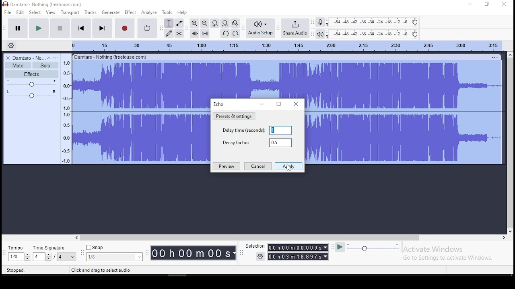 The height and width of the screenshot is (289, 515). What do you see at coordinates (19, 28) in the screenshot?
I see `pause` at bounding box center [19, 28].